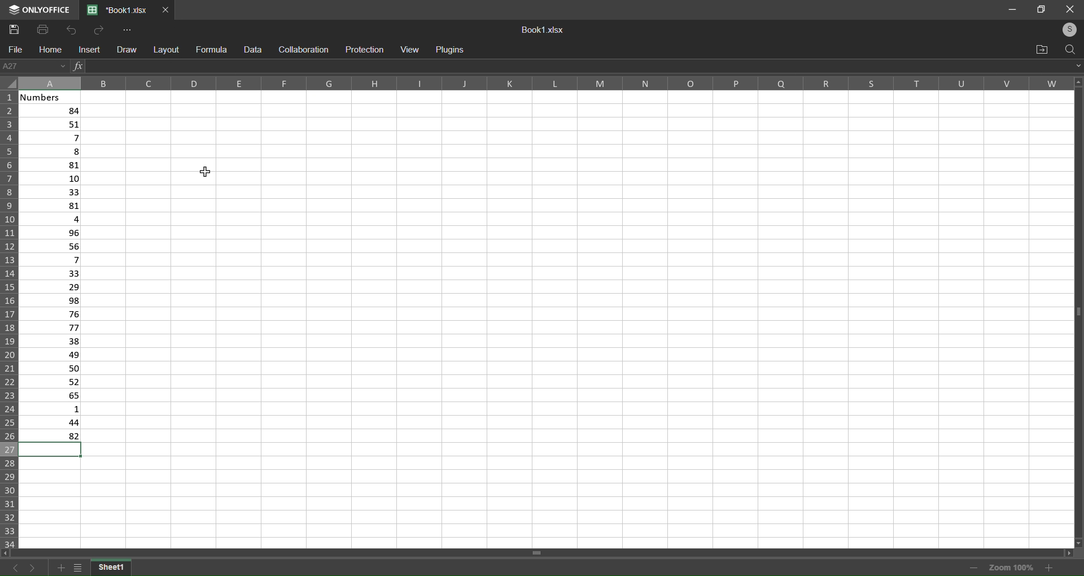  What do you see at coordinates (54, 274) in the screenshot?
I see `Data` at bounding box center [54, 274].